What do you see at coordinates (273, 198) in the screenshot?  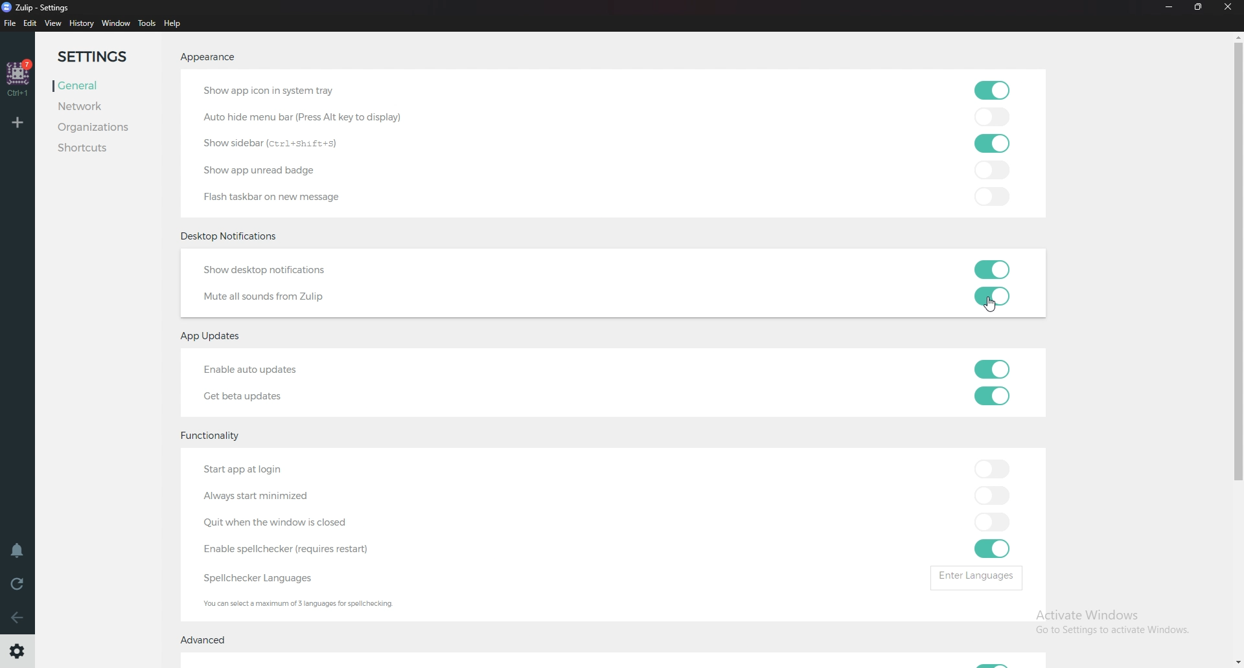 I see `Flash taskbar on new message` at bounding box center [273, 198].